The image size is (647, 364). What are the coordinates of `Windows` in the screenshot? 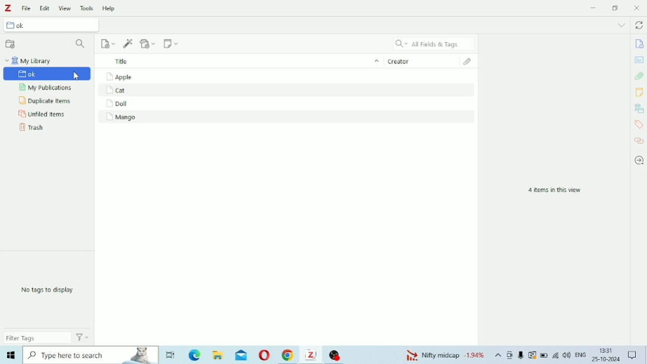 It's located at (11, 355).